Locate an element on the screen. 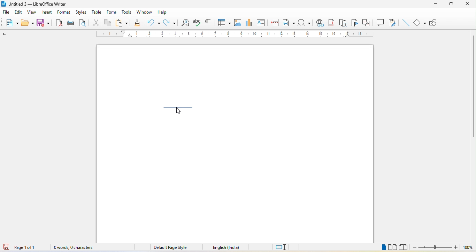 The height and width of the screenshot is (252, 476). insert is located at coordinates (47, 13).